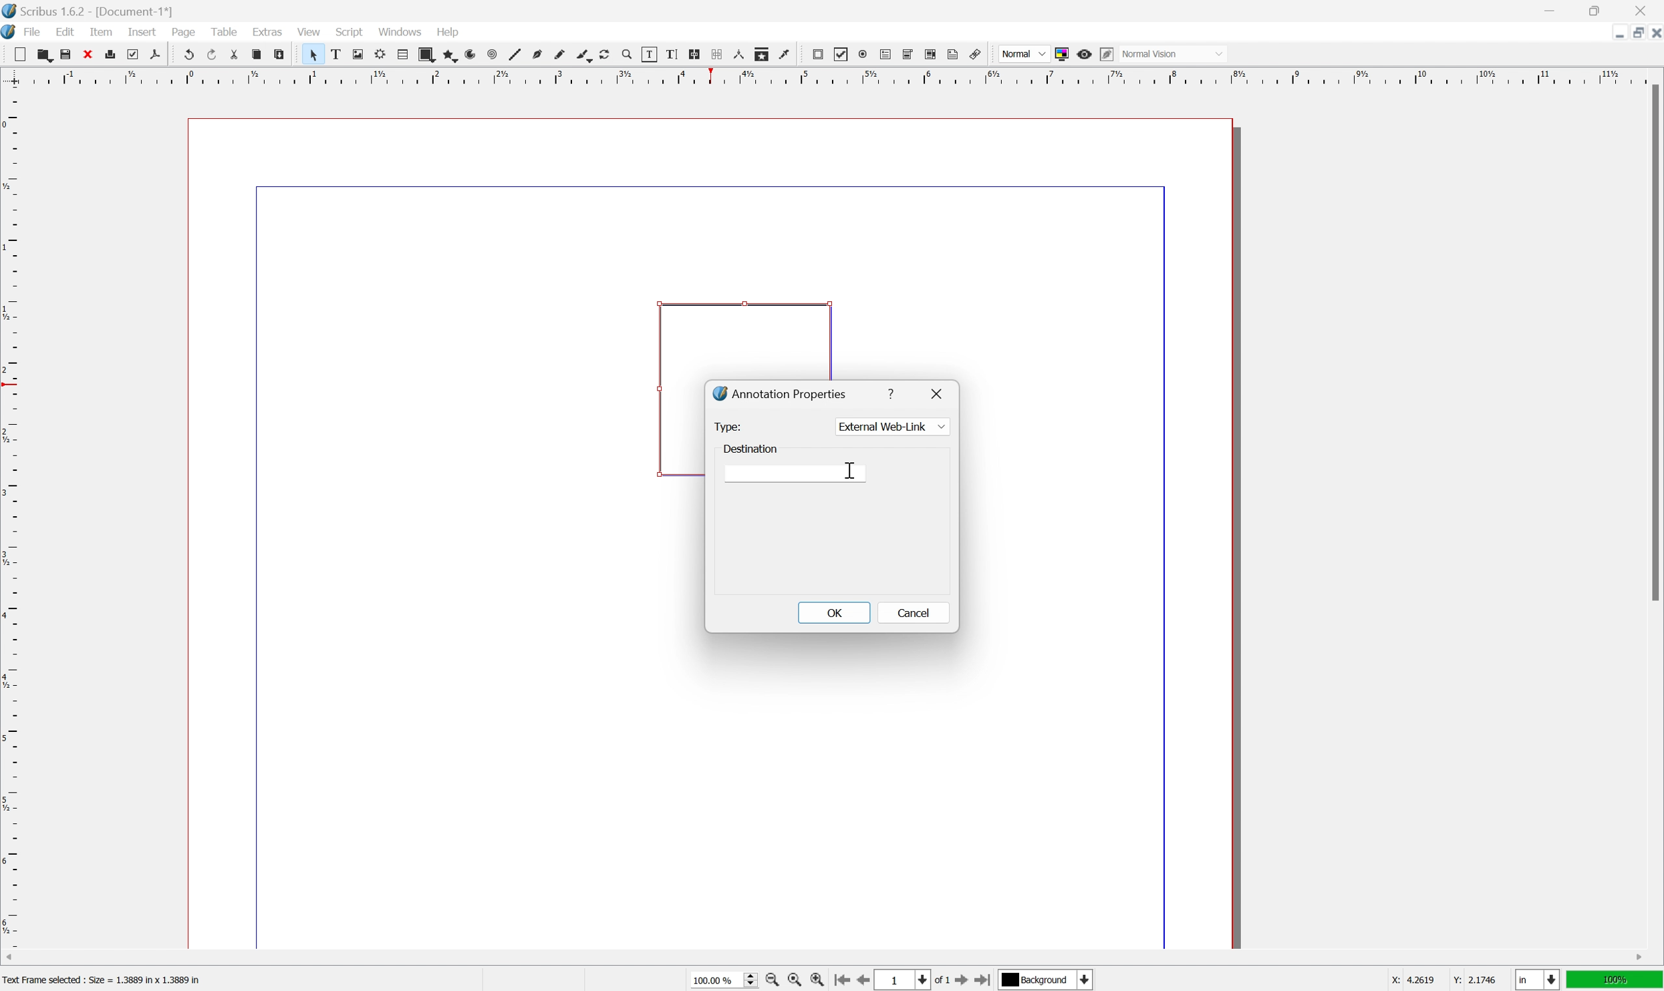 This screenshot has width=1664, height=991. What do you see at coordinates (33, 31) in the screenshot?
I see `File` at bounding box center [33, 31].